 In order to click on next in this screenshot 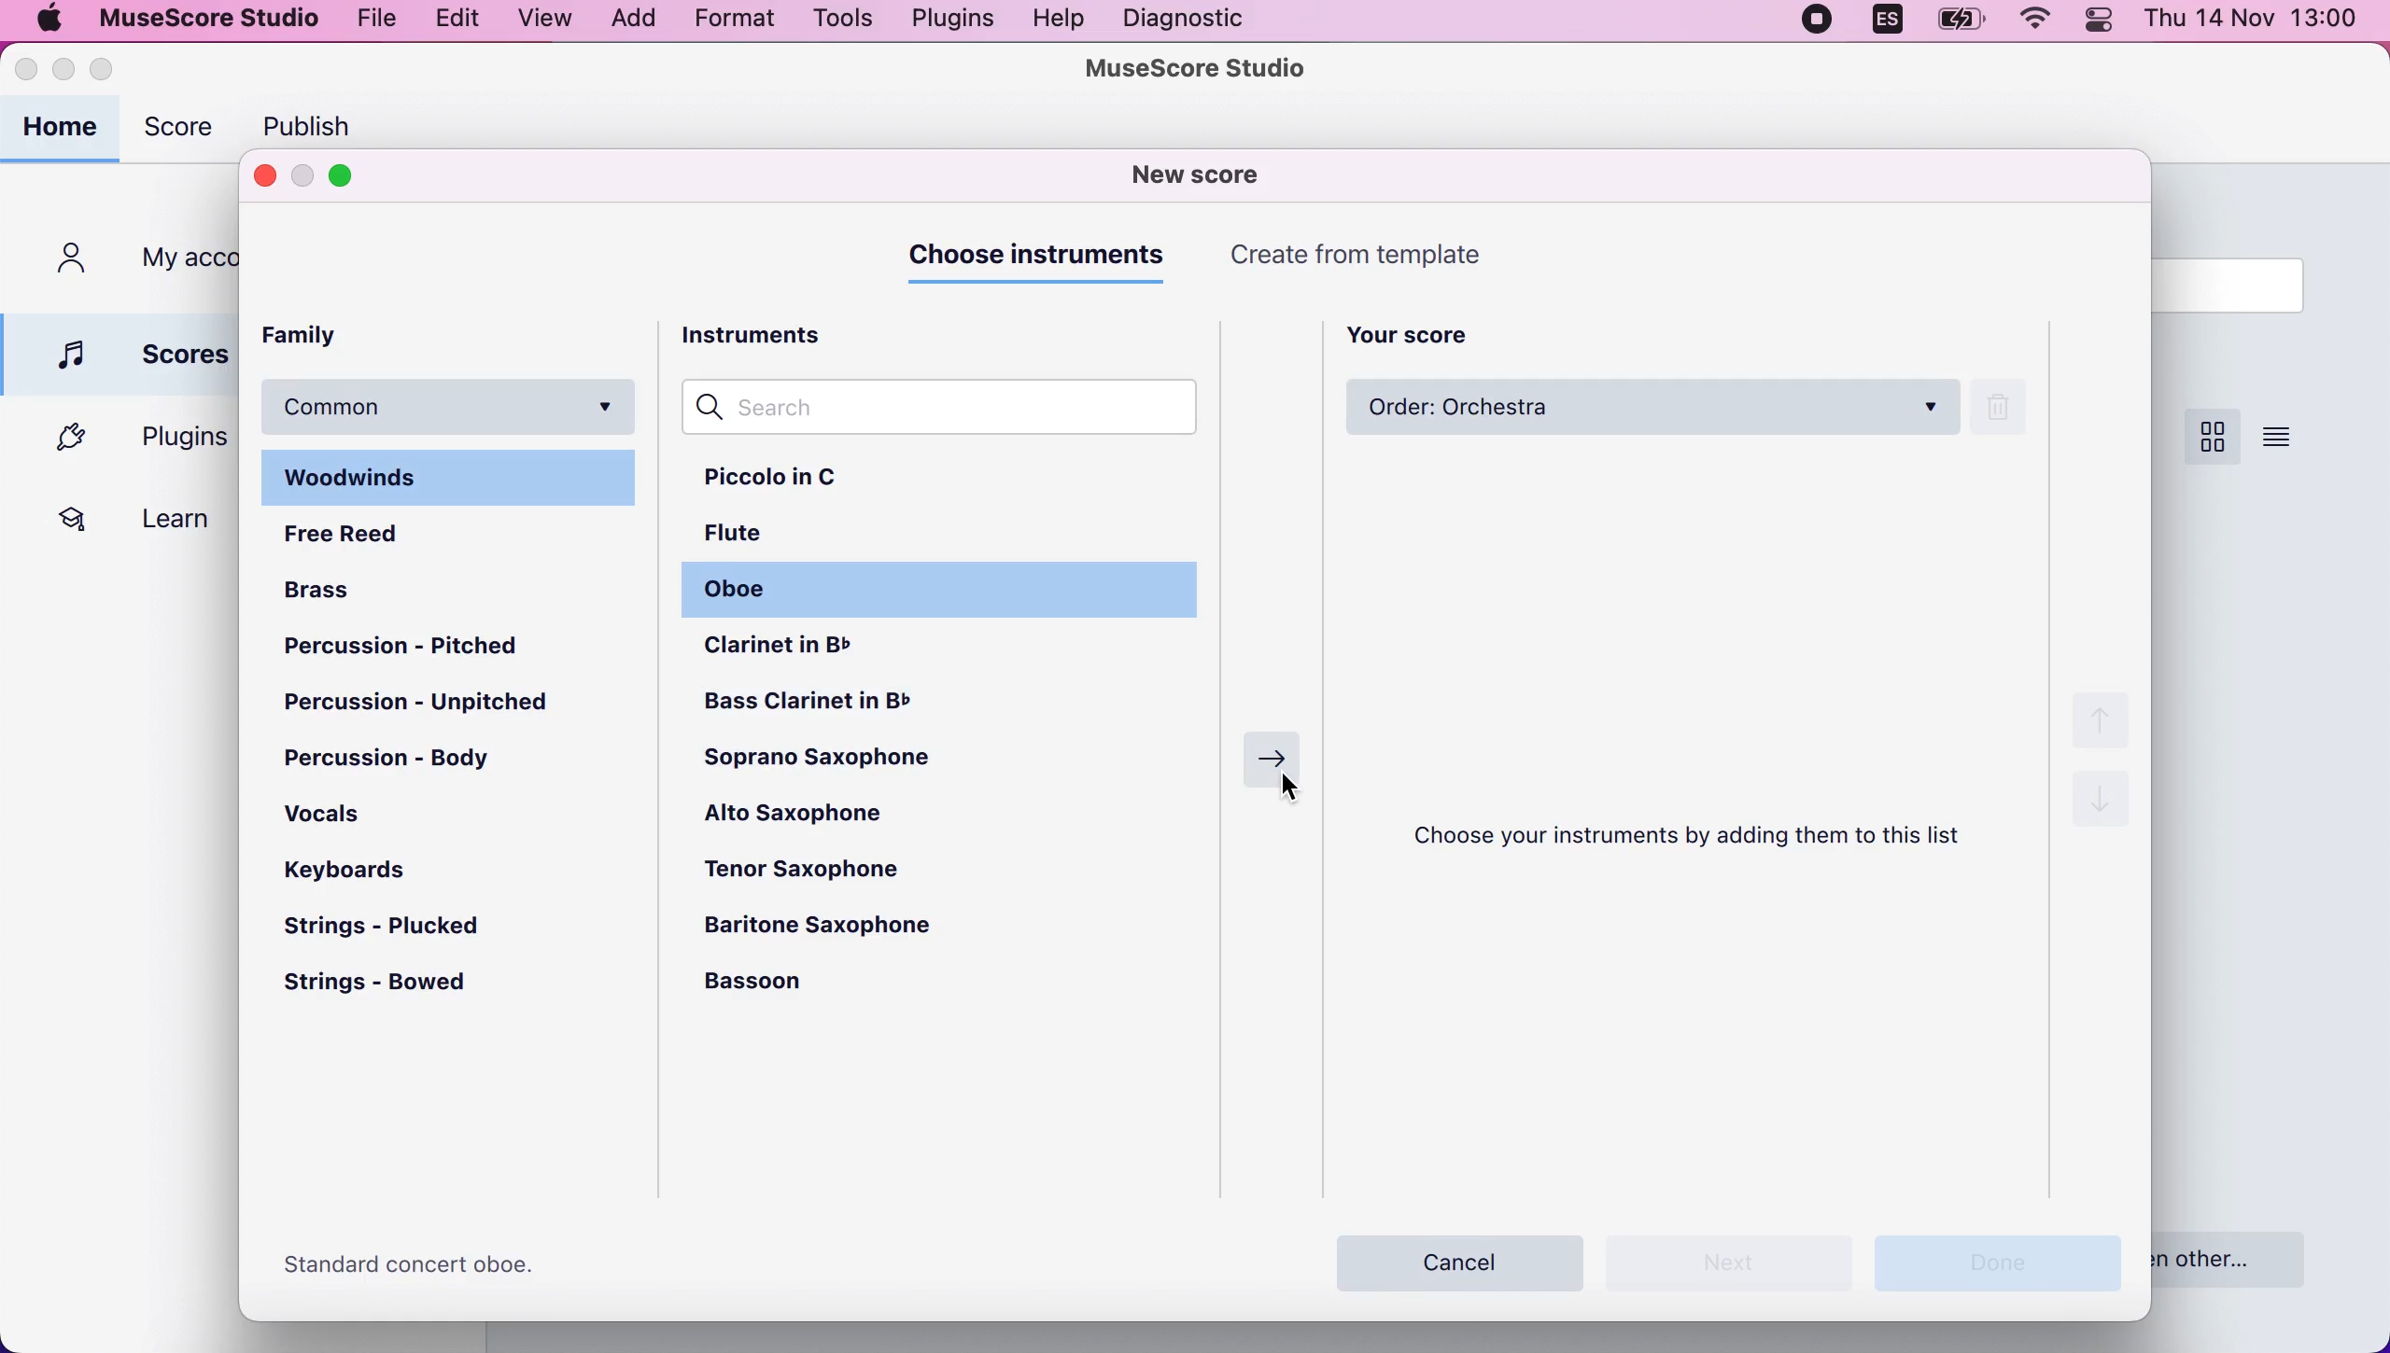, I will do `click(1273, 760)`.